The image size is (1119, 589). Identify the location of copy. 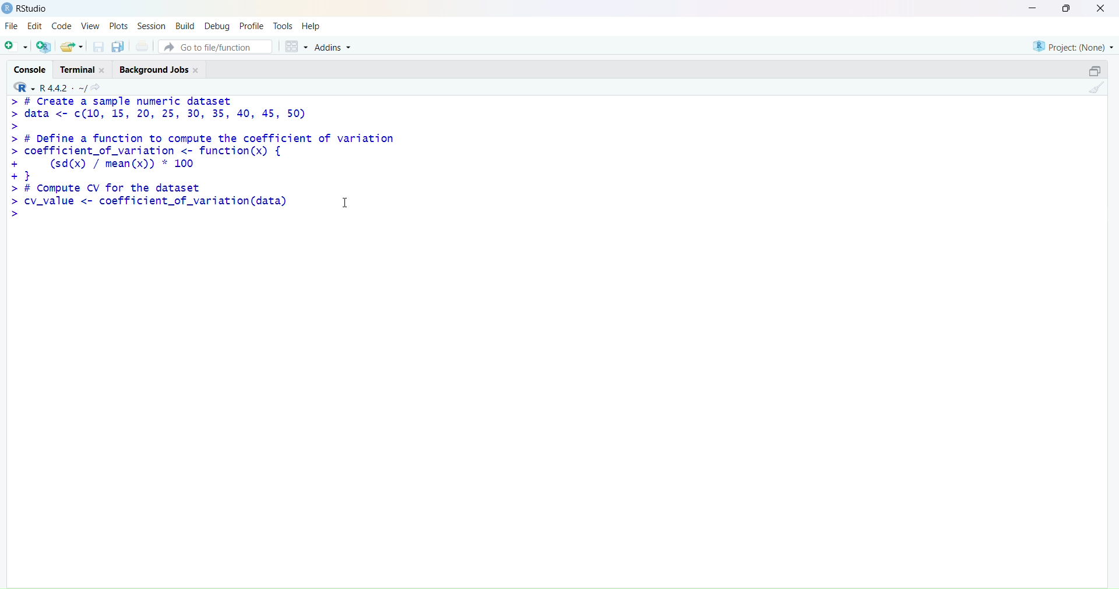
(118, 47).